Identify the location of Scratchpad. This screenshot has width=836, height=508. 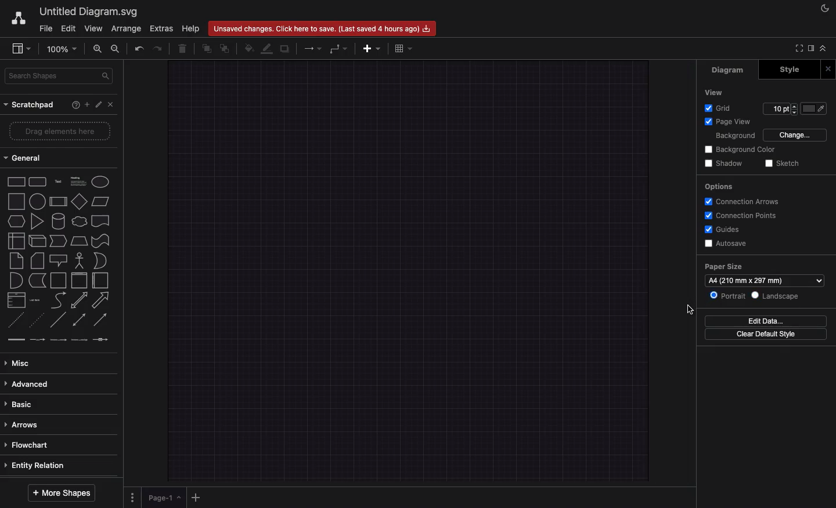
(29, 105).